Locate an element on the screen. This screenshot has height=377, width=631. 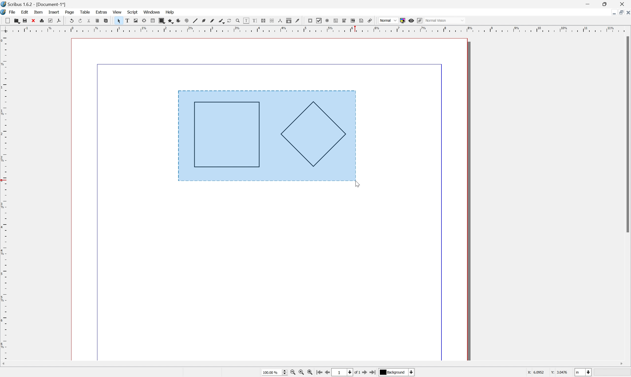
Restore down is located at coordinates (620, 12).